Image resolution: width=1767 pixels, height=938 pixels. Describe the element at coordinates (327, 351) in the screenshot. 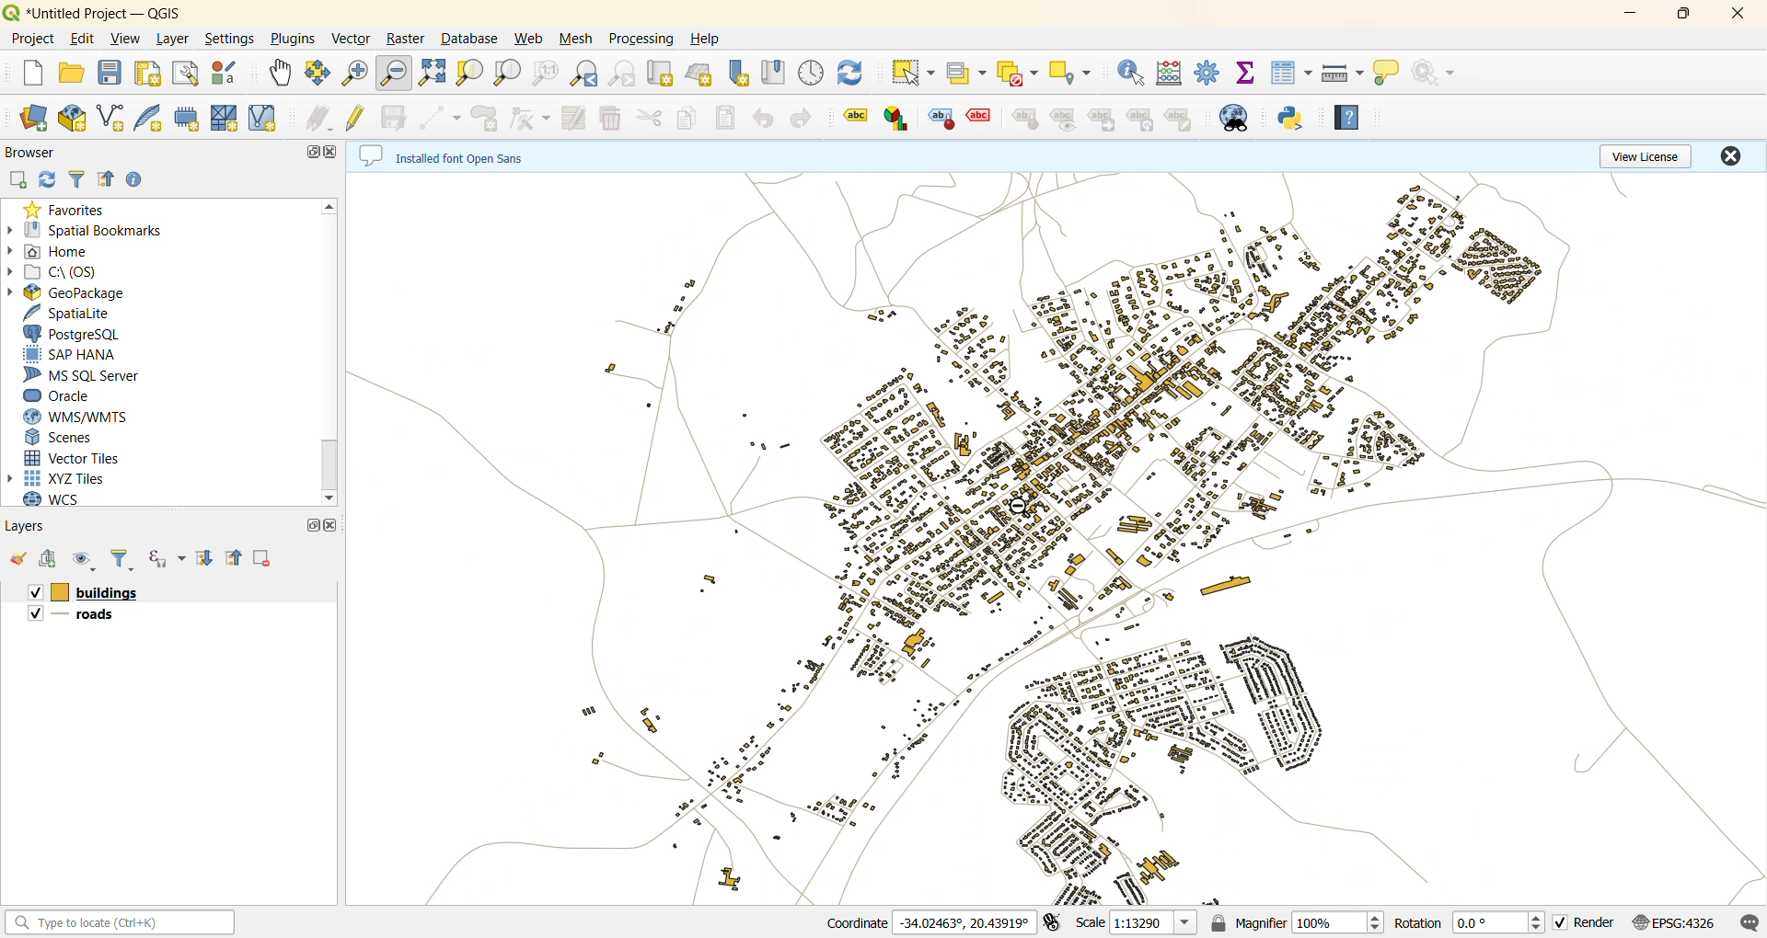

I see `vertical scroll bar` at that location.